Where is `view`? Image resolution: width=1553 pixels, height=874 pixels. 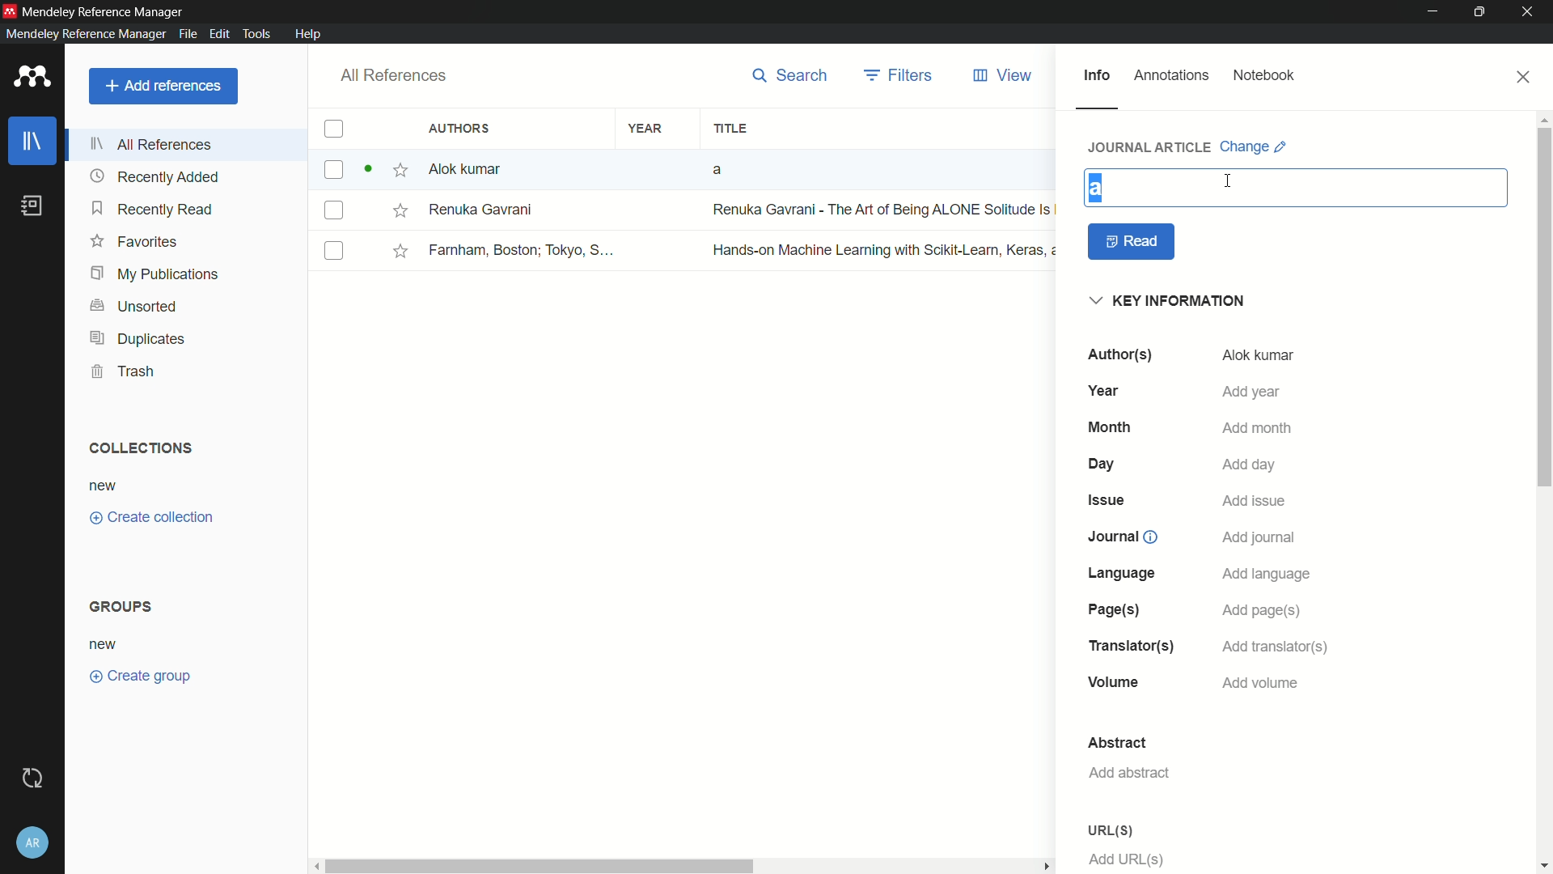 view is located at coordinates (1004, 76).